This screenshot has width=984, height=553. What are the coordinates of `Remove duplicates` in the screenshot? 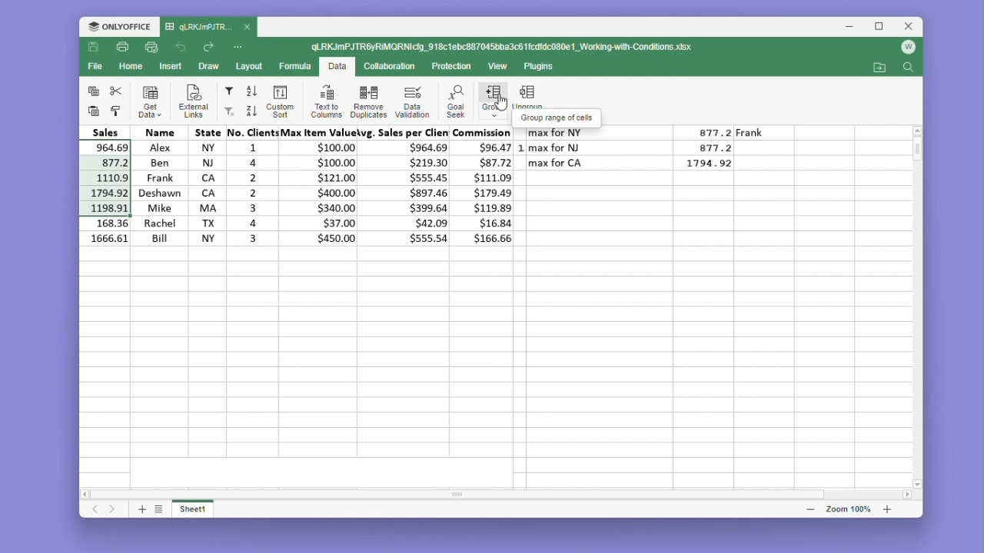 It's located at (368, 101).